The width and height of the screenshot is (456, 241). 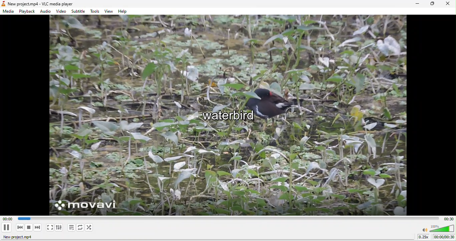 What do you see at coordinates (71, 228) in the screenshot?
I see `toggle playlist` at bounding box center [71, 228].